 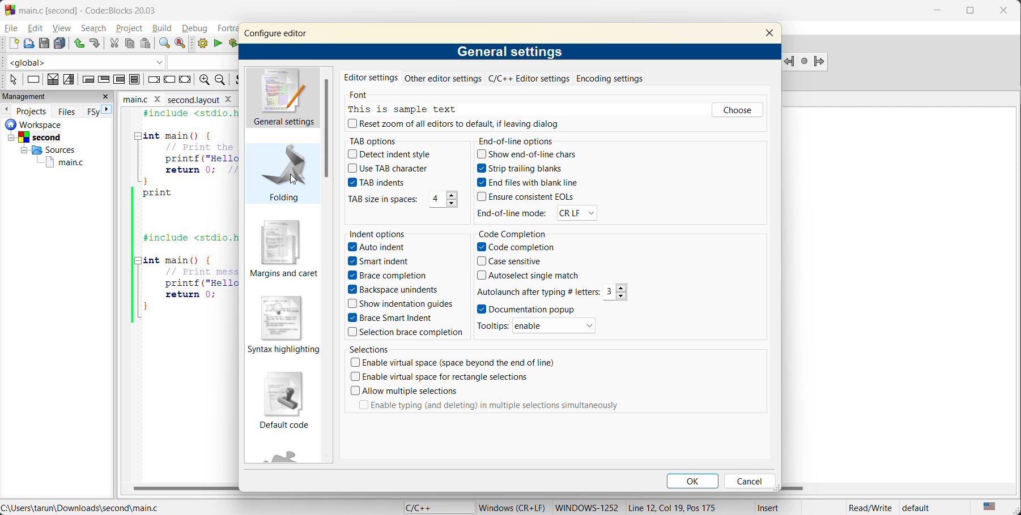 What do you see at coordinates (589, 506) in the screenshot?
I see `Windows-1252` at bounding box center [589, 506].